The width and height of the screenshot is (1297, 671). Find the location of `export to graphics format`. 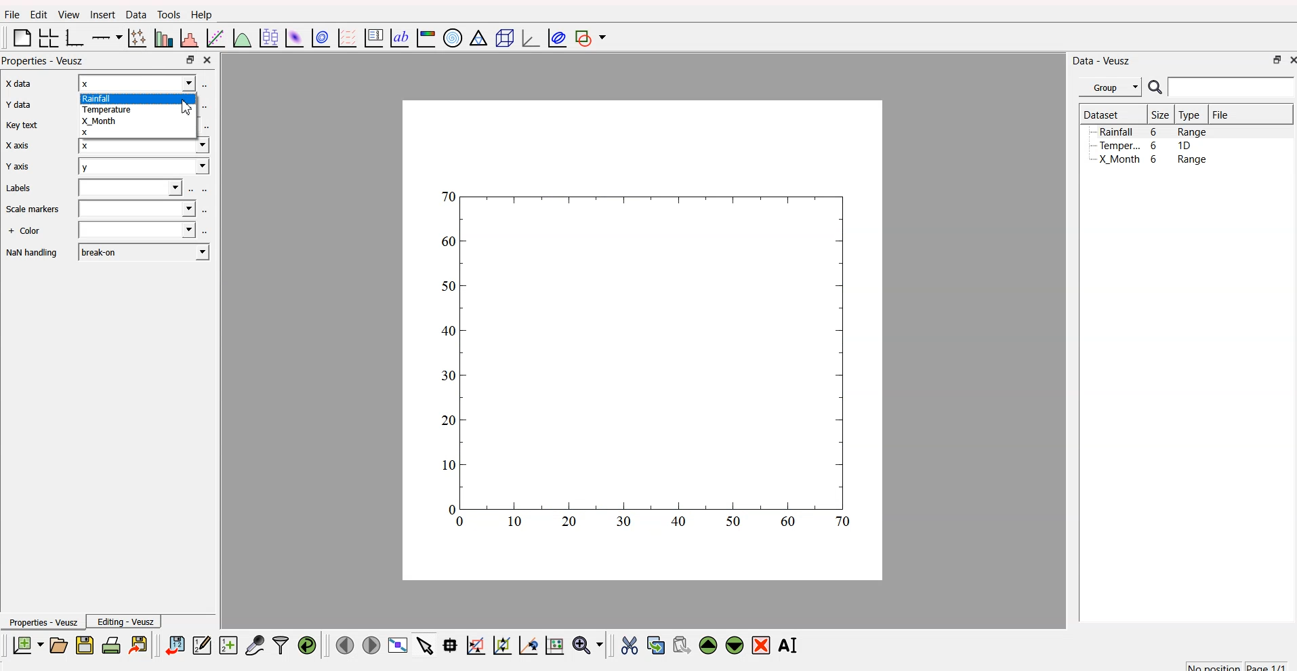

export to graphics format is located at coordinates (140, 644).